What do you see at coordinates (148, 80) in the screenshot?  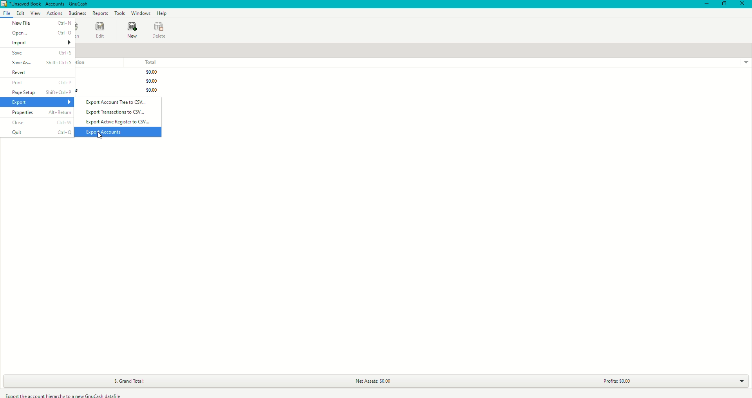 I see `$0` at bounding box center [148, 80].